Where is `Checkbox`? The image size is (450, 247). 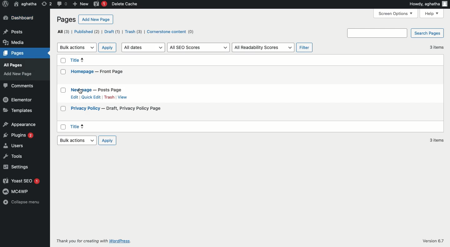 Checkbox is located at coordinates (62, 60).